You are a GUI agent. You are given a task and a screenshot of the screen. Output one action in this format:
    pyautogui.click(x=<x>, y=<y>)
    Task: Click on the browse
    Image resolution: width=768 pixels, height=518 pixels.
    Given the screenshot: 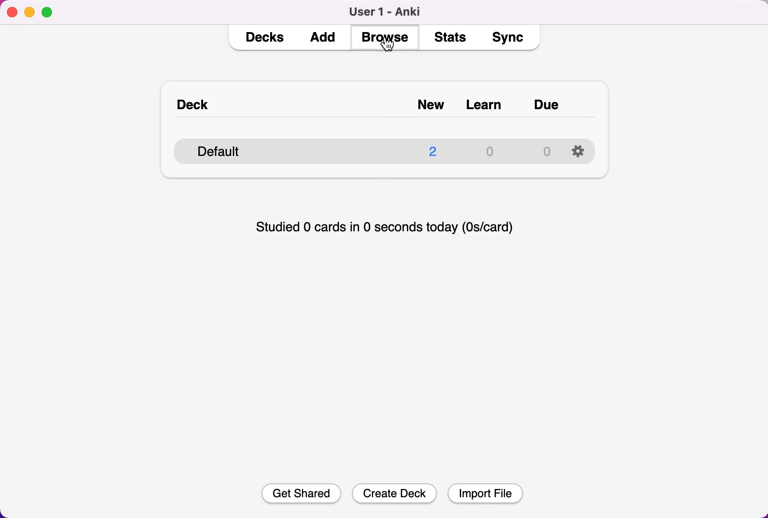 What is the action you would take?
    pyautogui.click(x=385, y=39)
    